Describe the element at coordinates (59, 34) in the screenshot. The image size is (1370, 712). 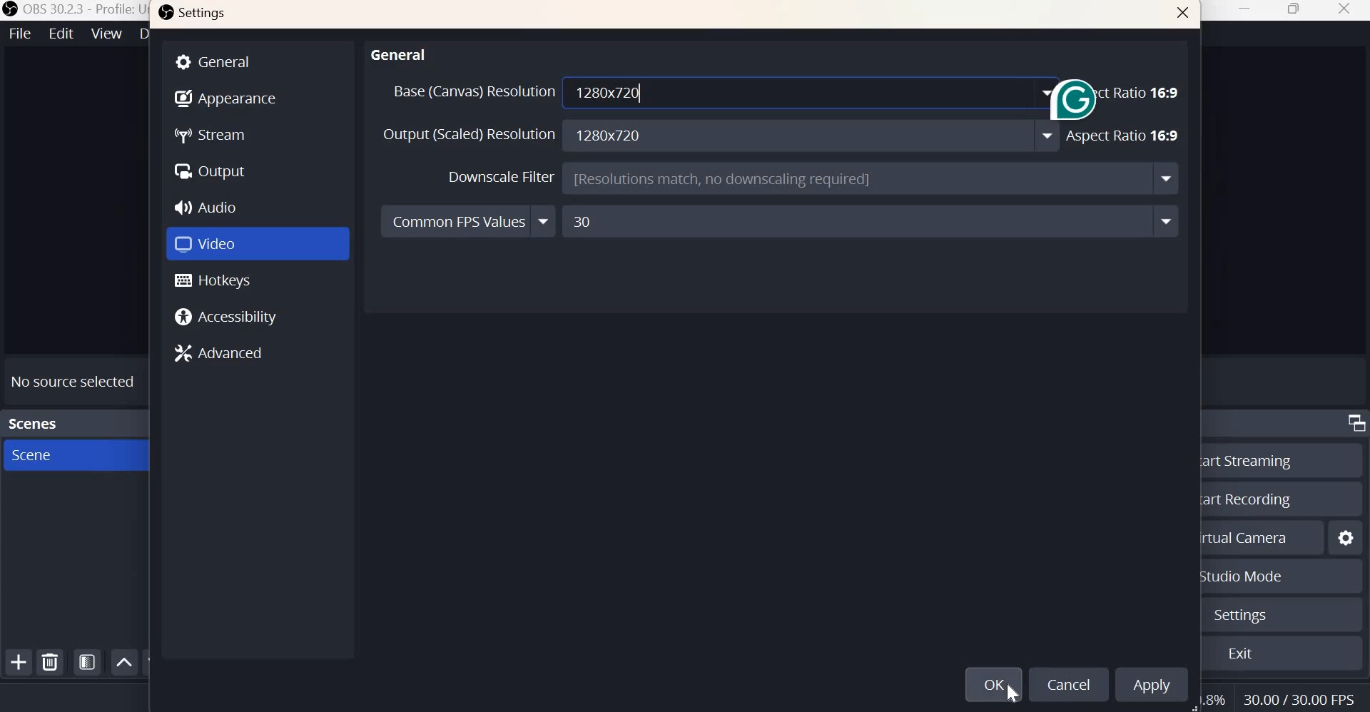
I see `Edit` at that location.